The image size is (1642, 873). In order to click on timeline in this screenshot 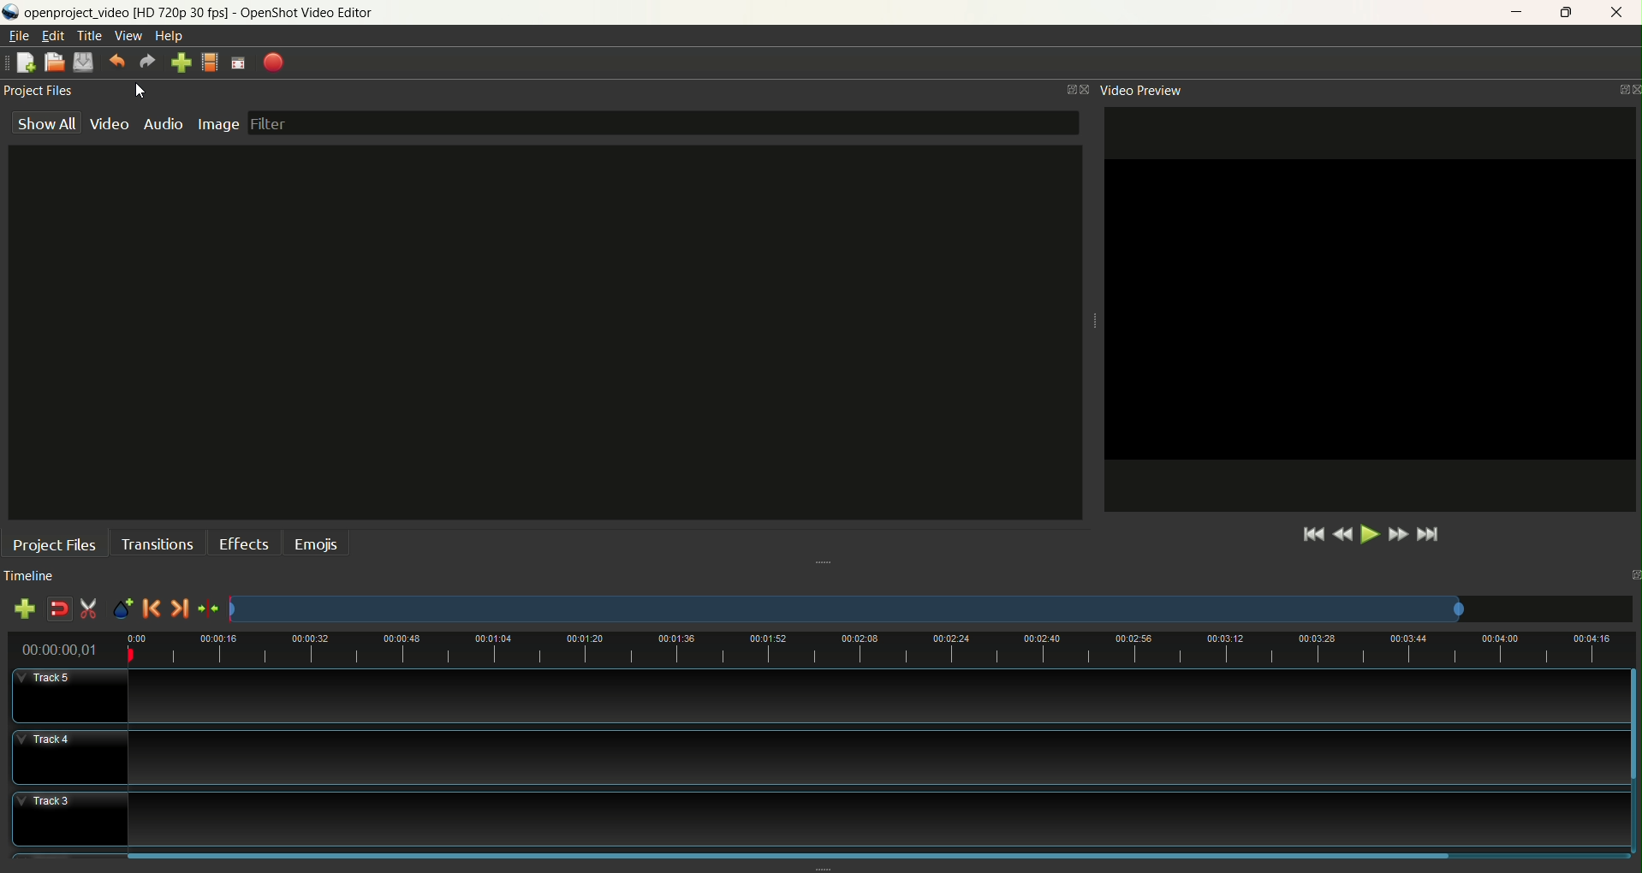, I will do `click(40, 573)`.